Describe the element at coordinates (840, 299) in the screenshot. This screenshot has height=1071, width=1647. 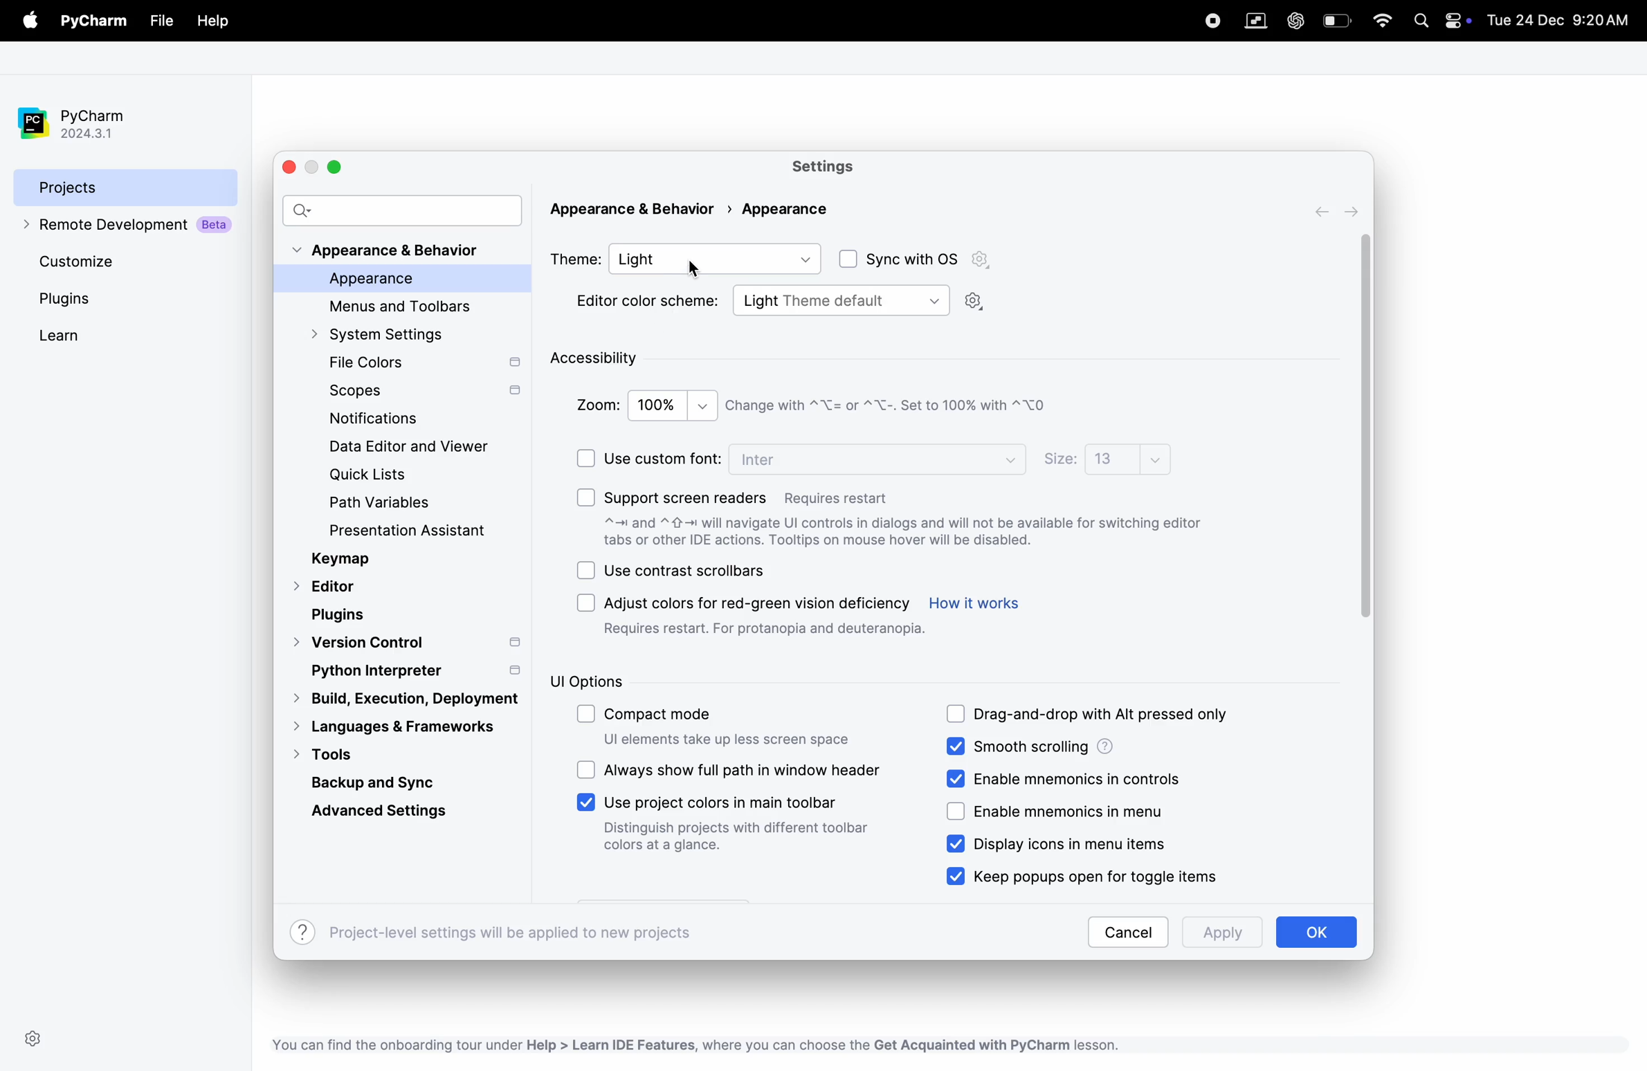
I see `light theme default` at that location.